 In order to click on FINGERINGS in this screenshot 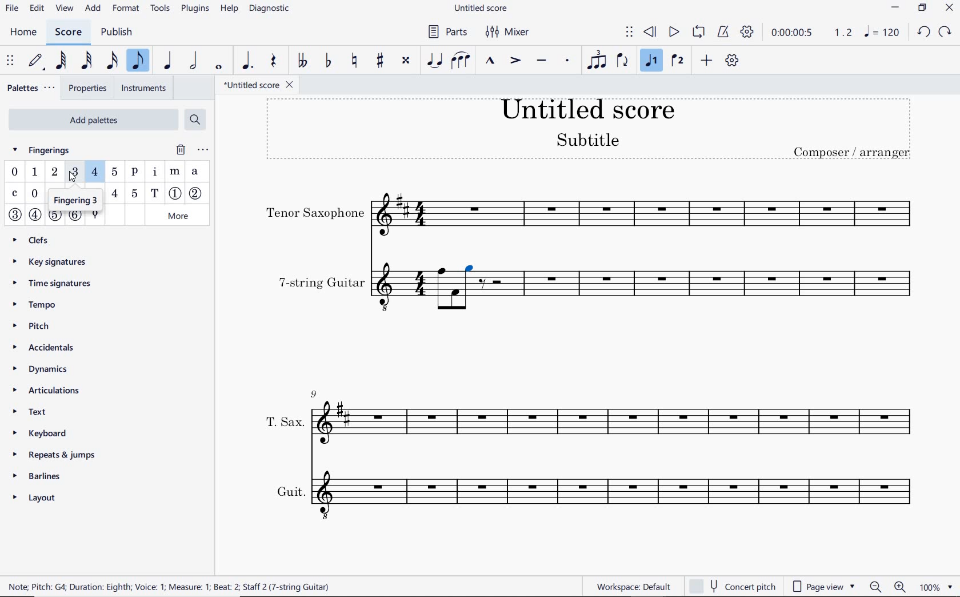, I will do `click(48, 149)`.